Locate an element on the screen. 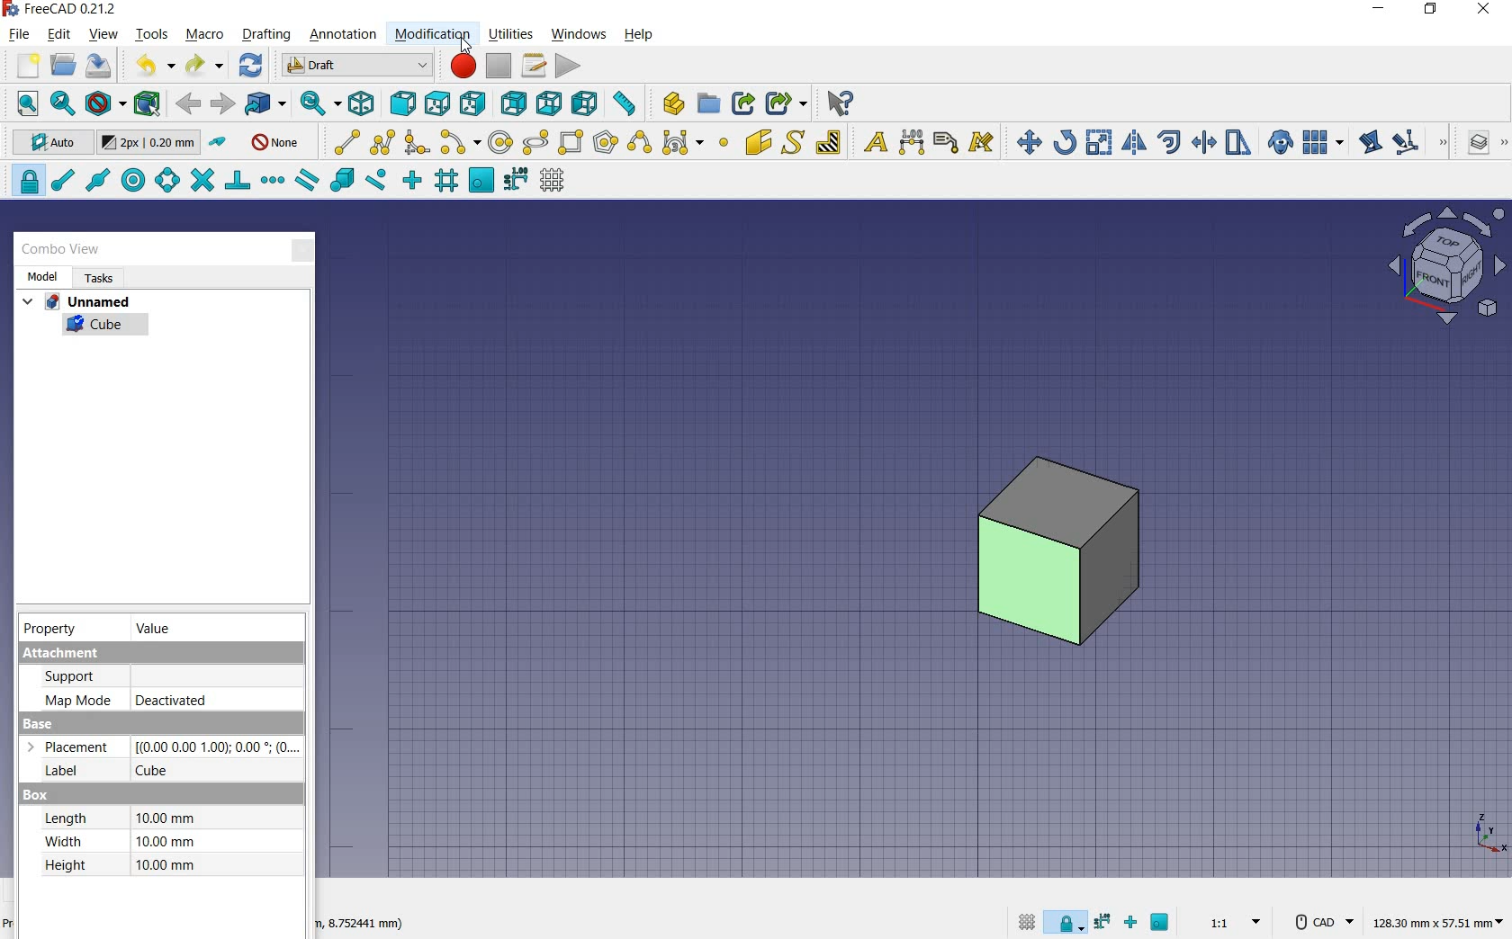  macro recording is located at coordinates (462, 67).